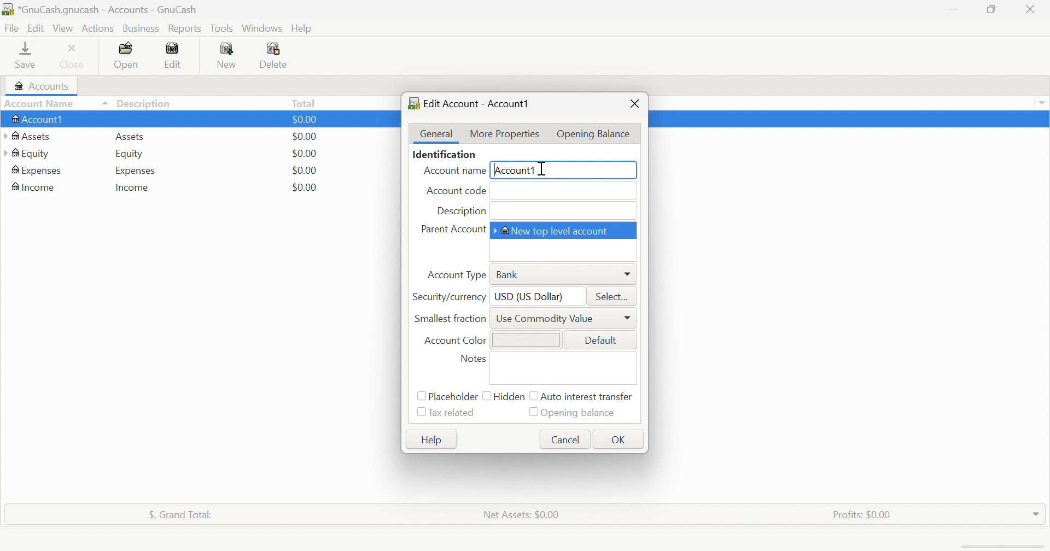  Describe the element at coordinates (1035, 513) in the screenshot. I see `Drop Down` at that location.